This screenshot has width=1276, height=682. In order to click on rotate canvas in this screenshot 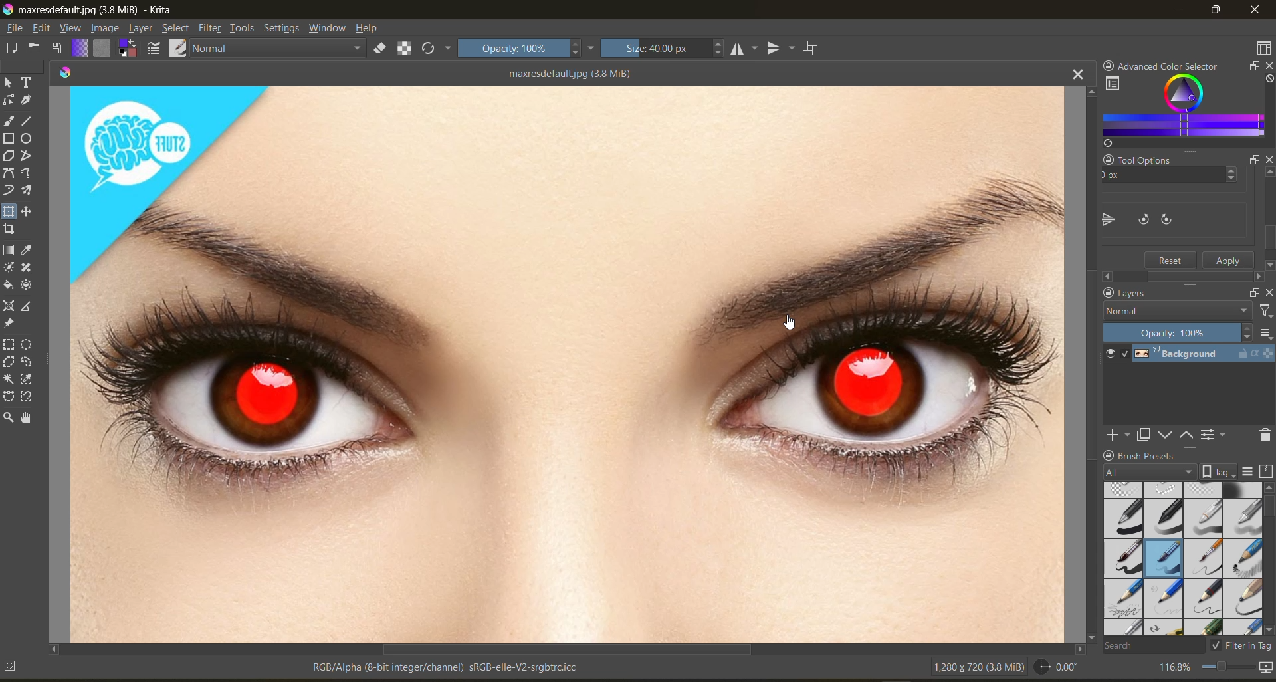, I will do `click(1060, 669)`.